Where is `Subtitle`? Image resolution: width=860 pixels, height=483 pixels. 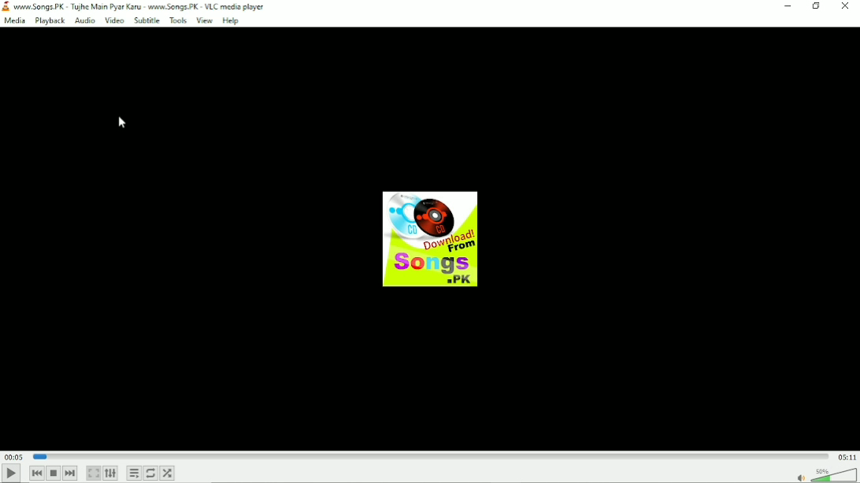
Subtitle is located at coordinates (146, 20).